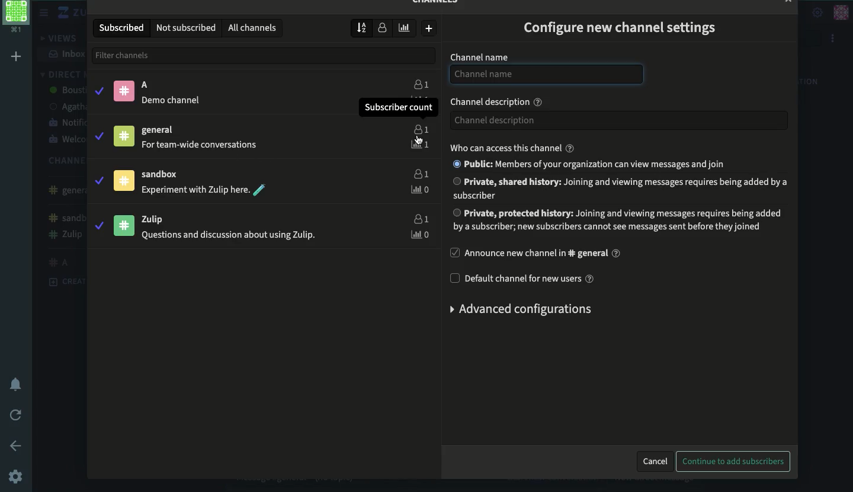 The image size is (853, 492). What do you see at coordinates (486, 73) in the screenshot?
I see `Channel name` at bounding box center [486, 73].